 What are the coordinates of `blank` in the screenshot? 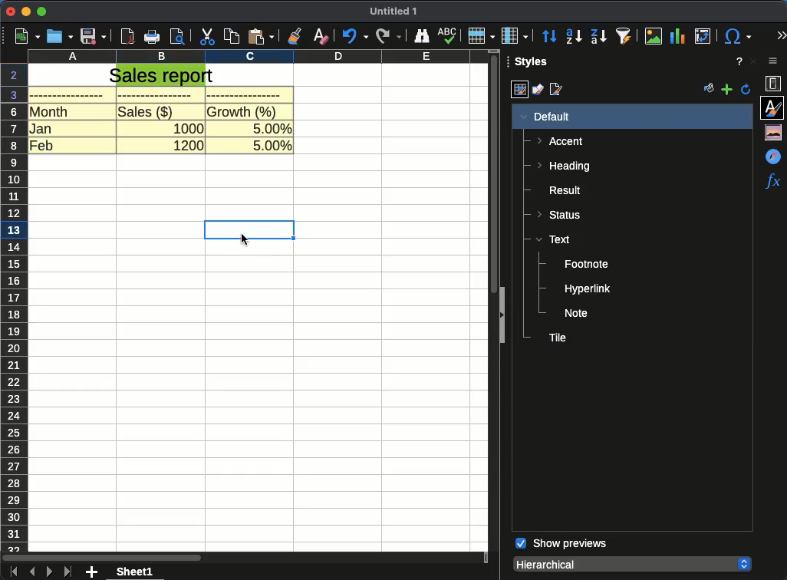 It's located at (160, 95).